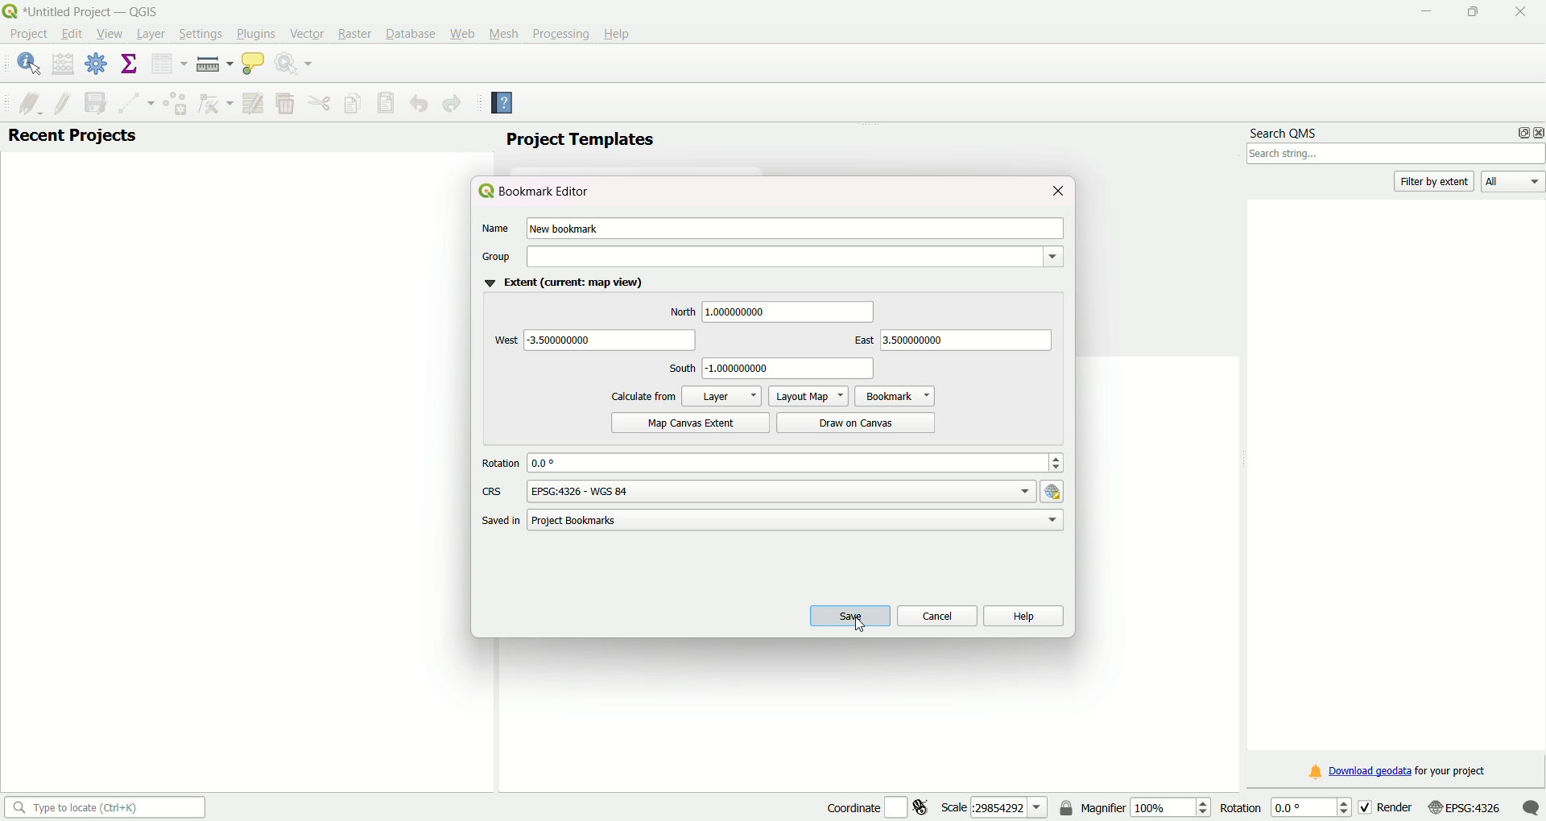 This screenshot has height=821, width=1546. What do you see at coordinates (462, 32) in the screenshot?
I see `Web` at bounding box center [462, 32].